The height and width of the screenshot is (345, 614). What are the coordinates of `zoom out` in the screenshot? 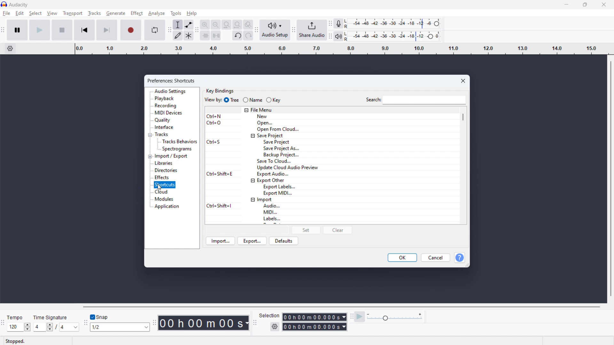 It's located at (215, 25).